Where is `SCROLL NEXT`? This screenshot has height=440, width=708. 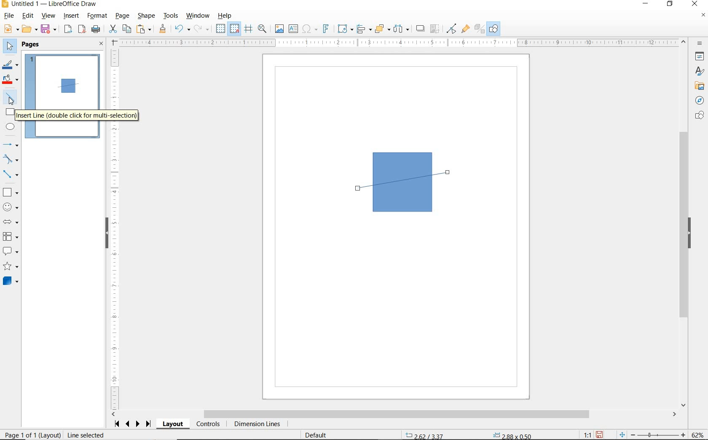 SCROLL NEXT is located at coordinates (133, 424).